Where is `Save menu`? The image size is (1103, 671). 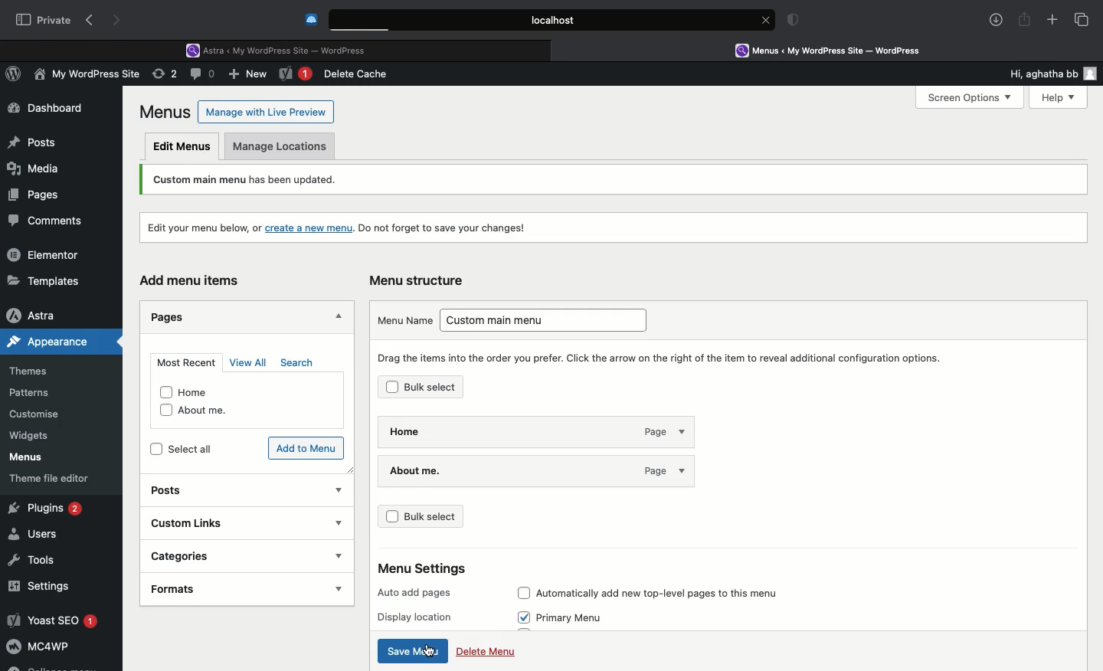 Save menu is located at coordinates (414, 651).